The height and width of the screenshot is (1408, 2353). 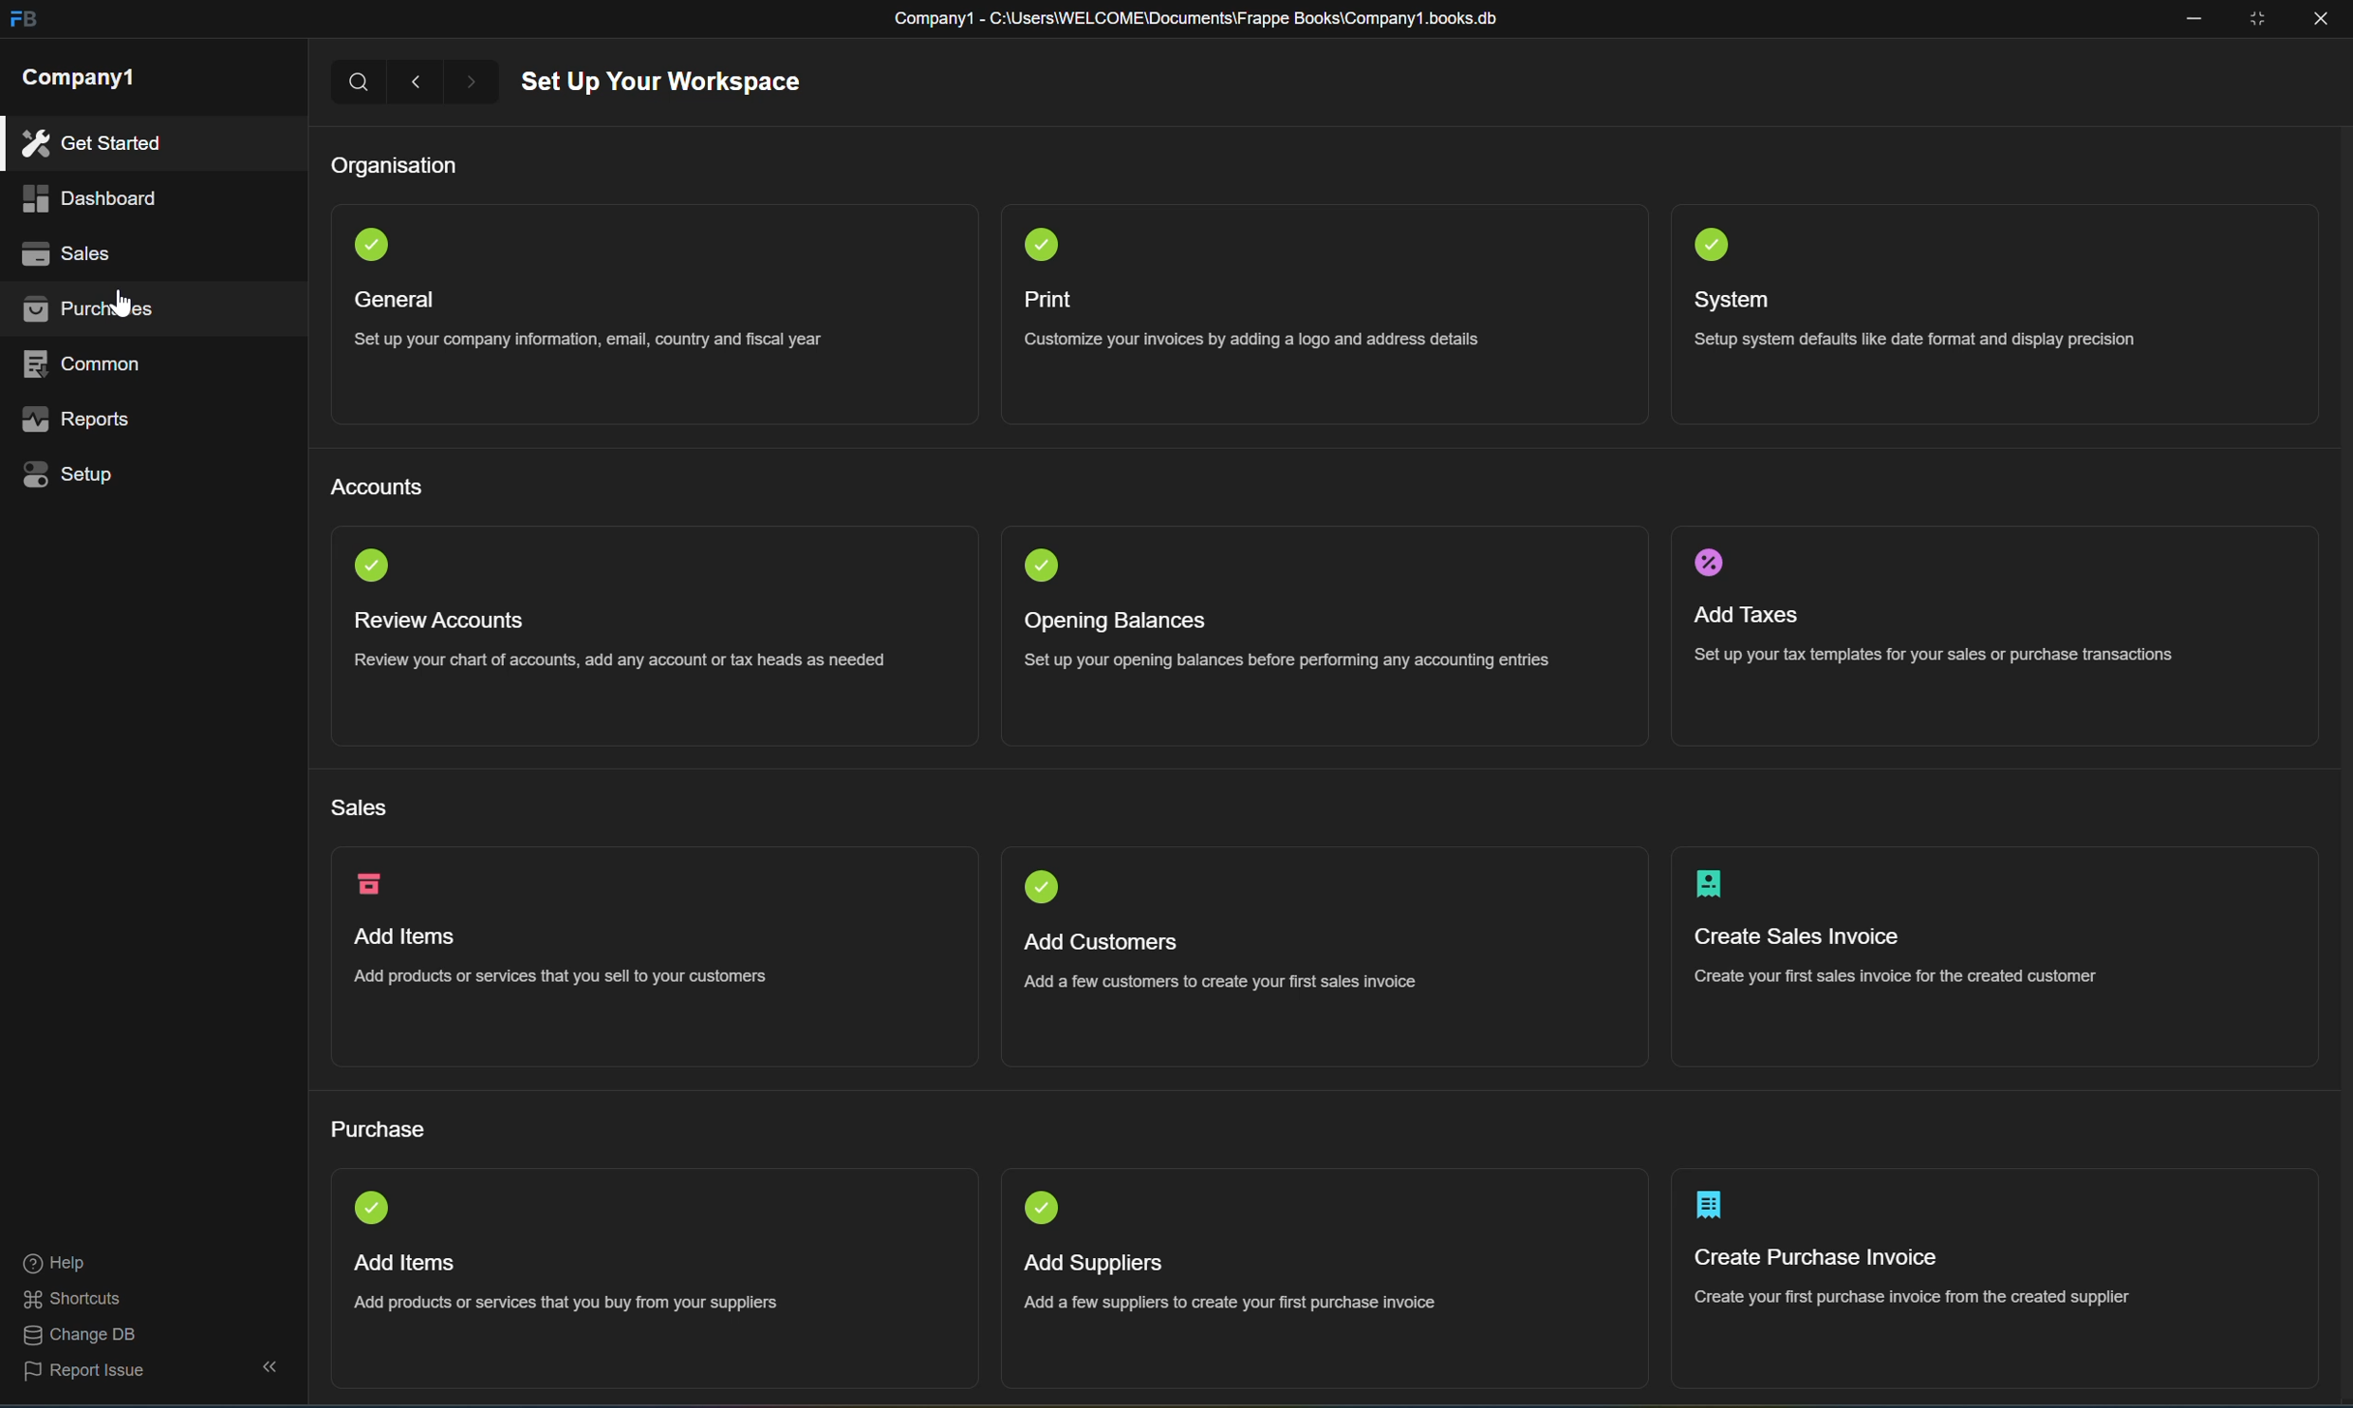 I want to click on set your opening balances before performing any accounting entries, so click(x=1295, y=661).